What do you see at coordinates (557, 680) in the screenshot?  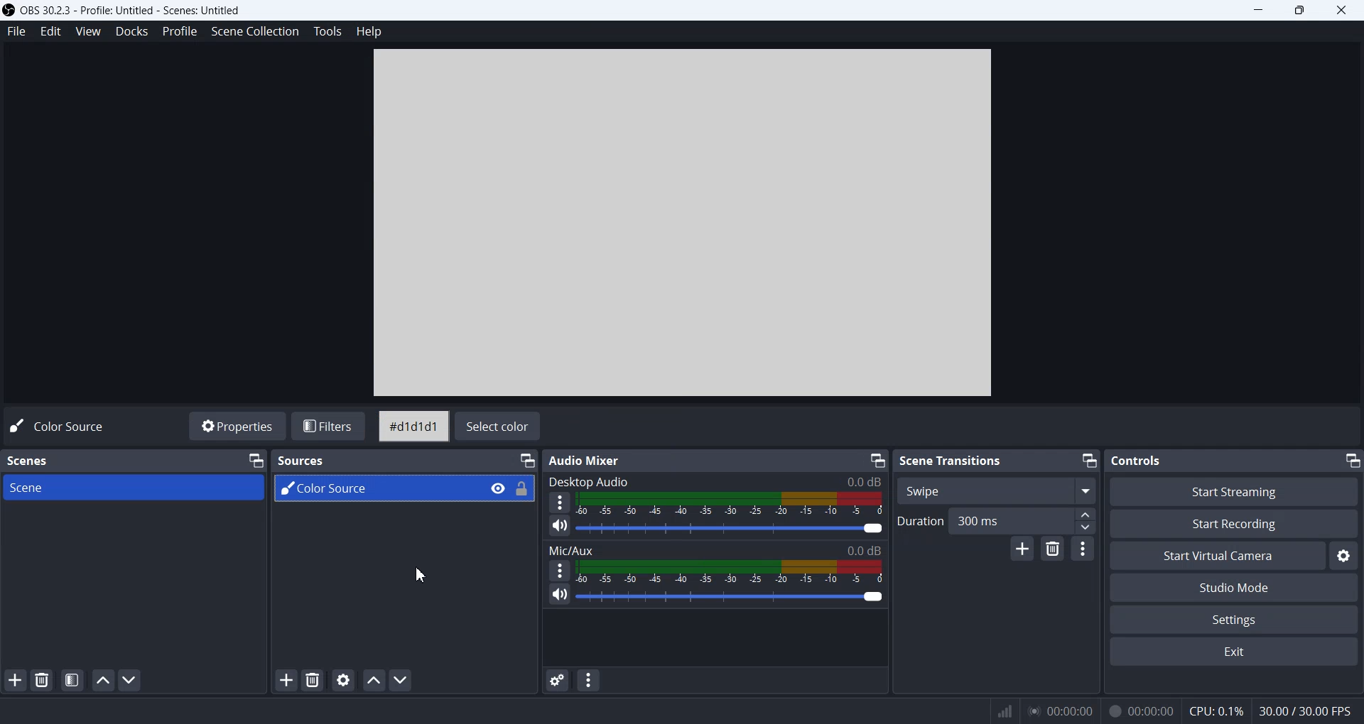 I see `Advance Audio Properties` at bounding box center [557, 680].